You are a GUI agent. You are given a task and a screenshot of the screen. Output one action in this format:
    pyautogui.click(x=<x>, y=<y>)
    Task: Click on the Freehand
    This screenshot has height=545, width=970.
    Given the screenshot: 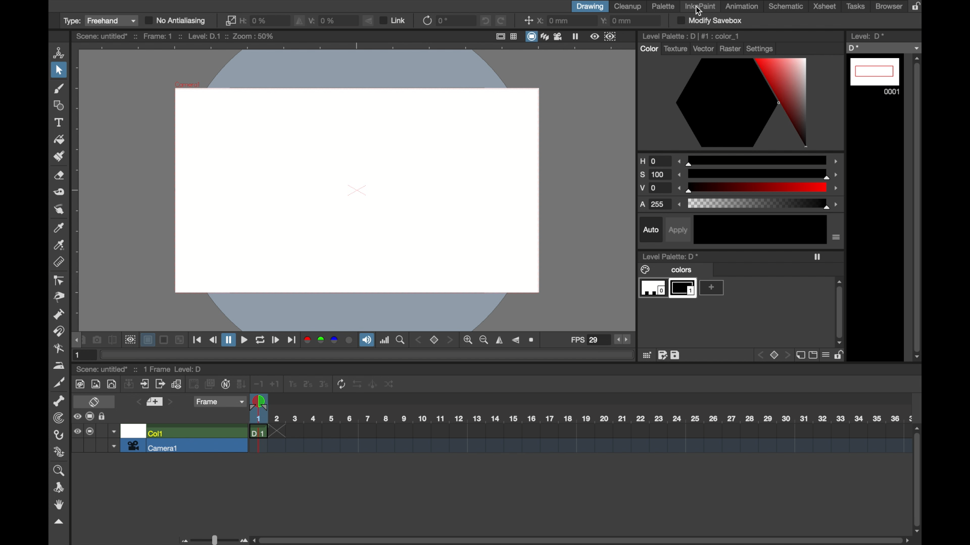 What is the action you would take?
    pyautogui.click(x=112, y=21)
    